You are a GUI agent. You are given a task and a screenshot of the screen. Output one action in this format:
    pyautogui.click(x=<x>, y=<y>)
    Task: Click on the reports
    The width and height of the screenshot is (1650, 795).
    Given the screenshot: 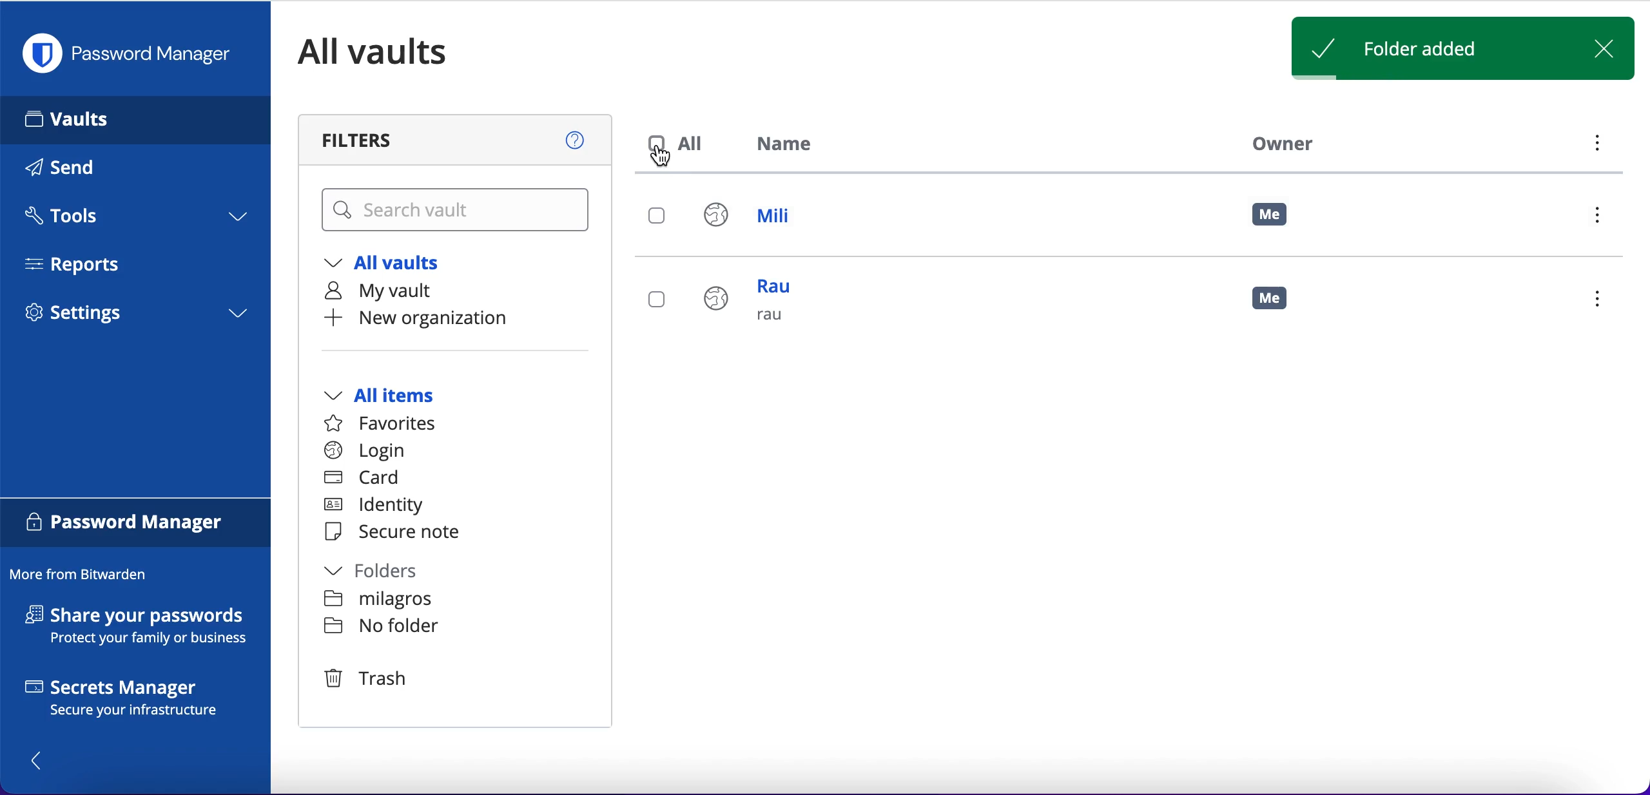 What is the action you would take?
    pyautogui.click(x=82, y=264)
    